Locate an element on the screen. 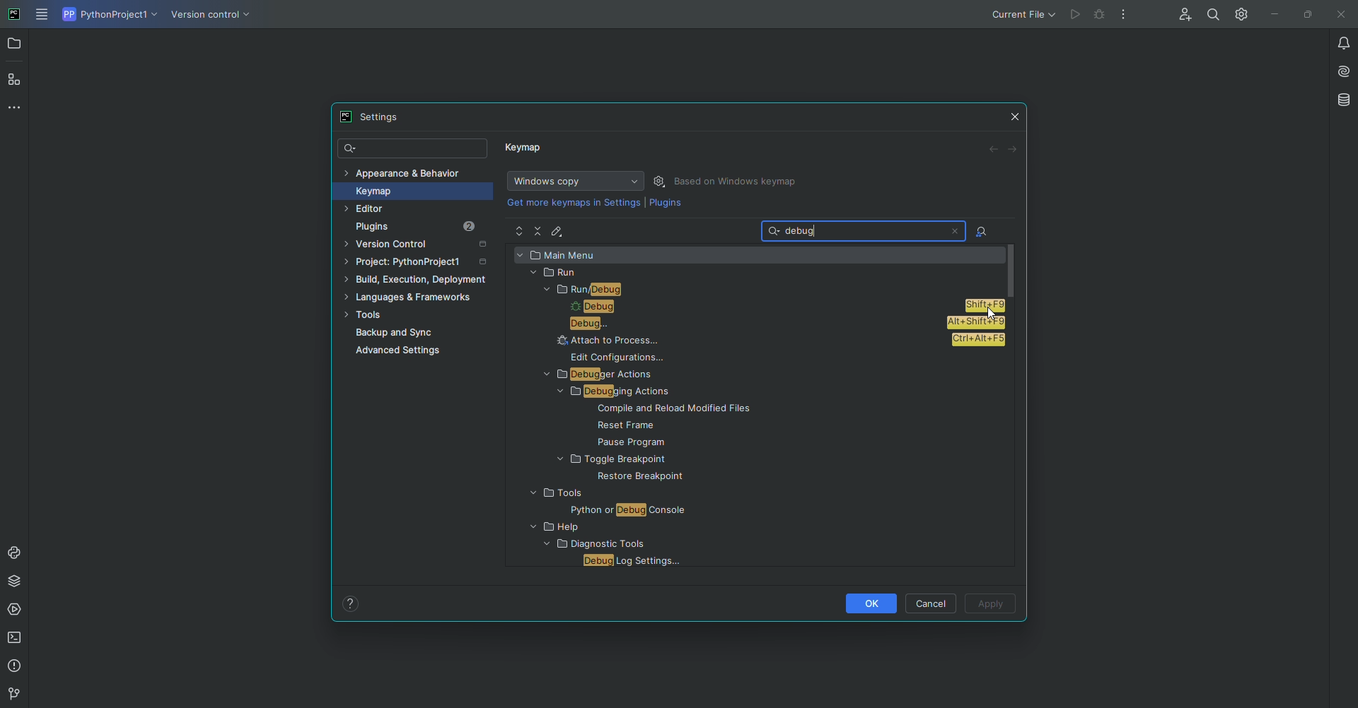 This screenshot has width=1358, height=708. Settings is located at coordinates (1238, 13).